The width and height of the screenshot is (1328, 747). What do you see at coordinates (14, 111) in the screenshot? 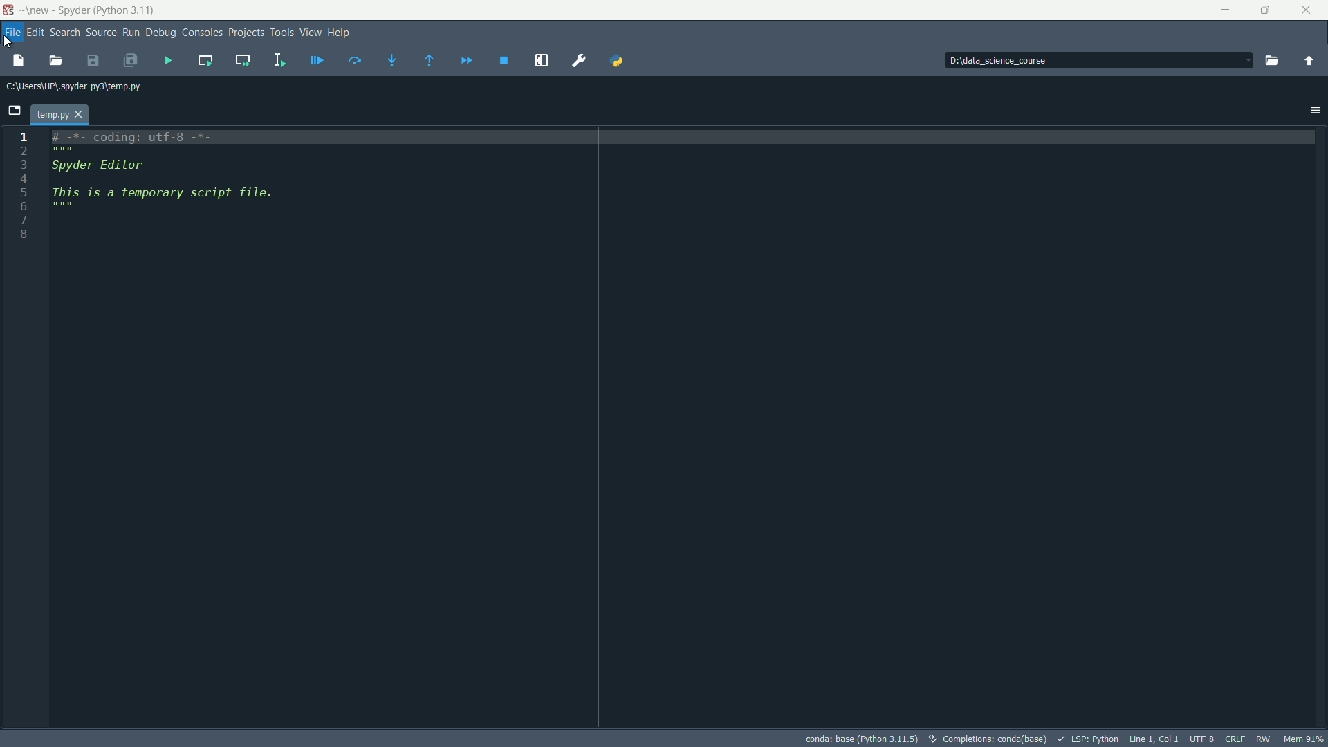
I see `browse tab` at bounding box center [14, 111].